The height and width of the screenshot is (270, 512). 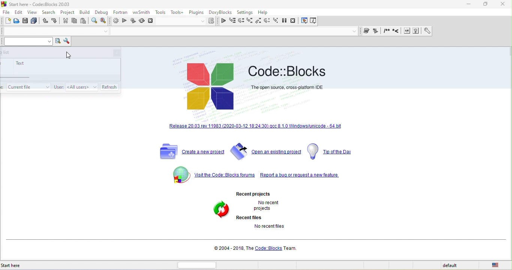 I want to click on extract documentation, so click(x=376, y=31).